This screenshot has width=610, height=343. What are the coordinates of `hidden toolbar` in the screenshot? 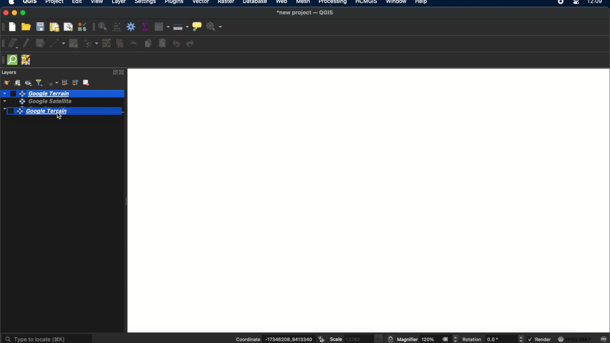 It's located at (4, 60).